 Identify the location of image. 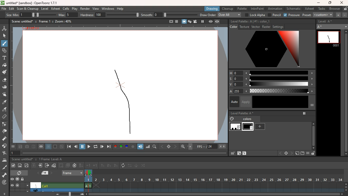
(20, 165).